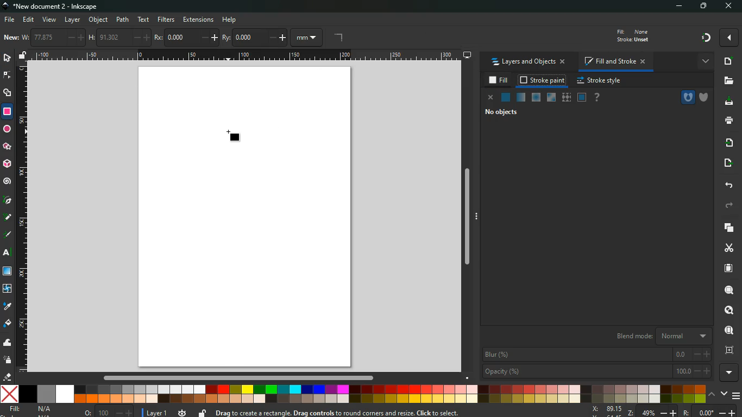 The image size is (742, 417). Describe the element at coordinates (8, 361) in the screenshot. I see `spray` at that location.